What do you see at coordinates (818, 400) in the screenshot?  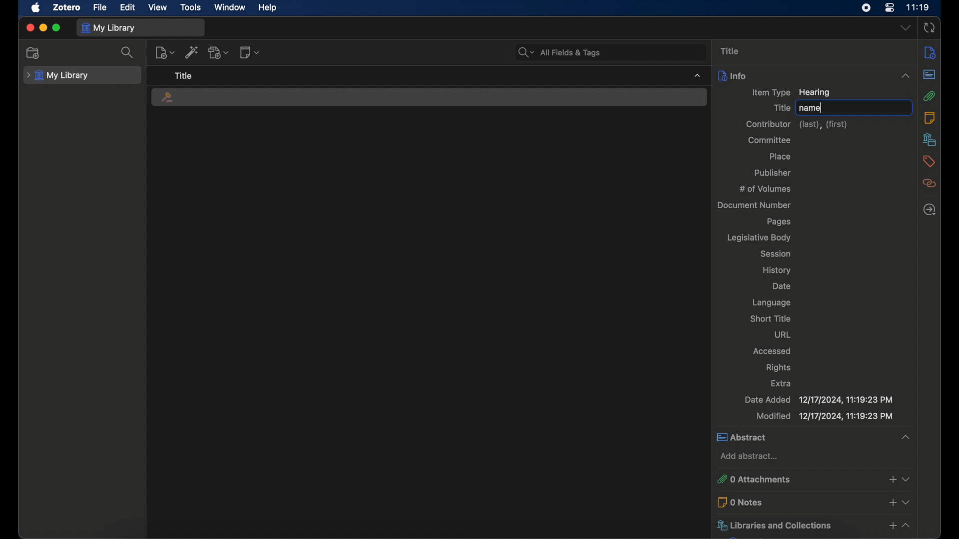 I see `date added` at bounding box center [818, 400].